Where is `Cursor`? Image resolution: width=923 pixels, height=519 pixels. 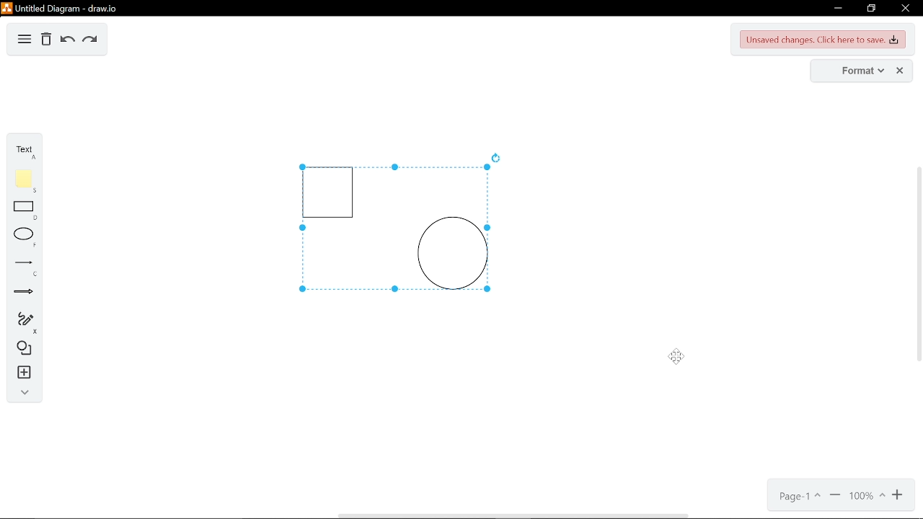 Cursor is located at coordinates (682, 358).